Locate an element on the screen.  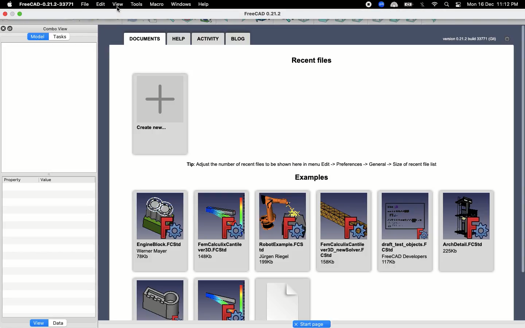
Tip: Adjust the number of recent files to be shown here in menu Edit -> Preferences -> General -> Size of recent file list is located at coordinates (315, 163).